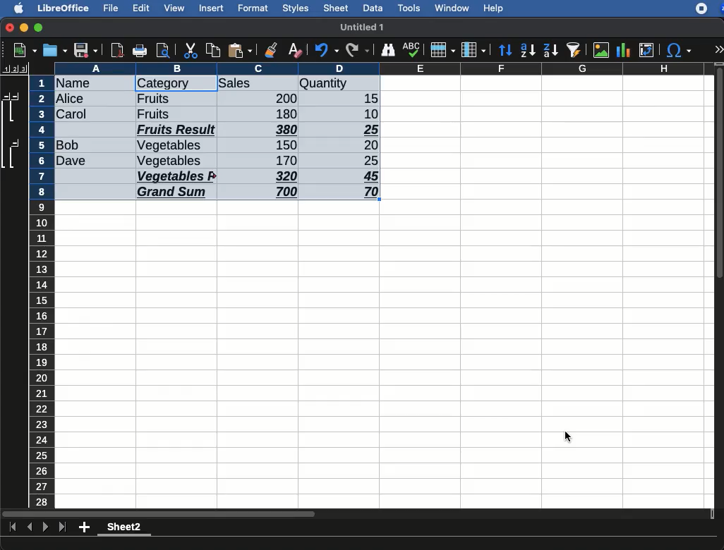 This screenshot has width=724, height=550. I want to click on insert, so click(212, 8).